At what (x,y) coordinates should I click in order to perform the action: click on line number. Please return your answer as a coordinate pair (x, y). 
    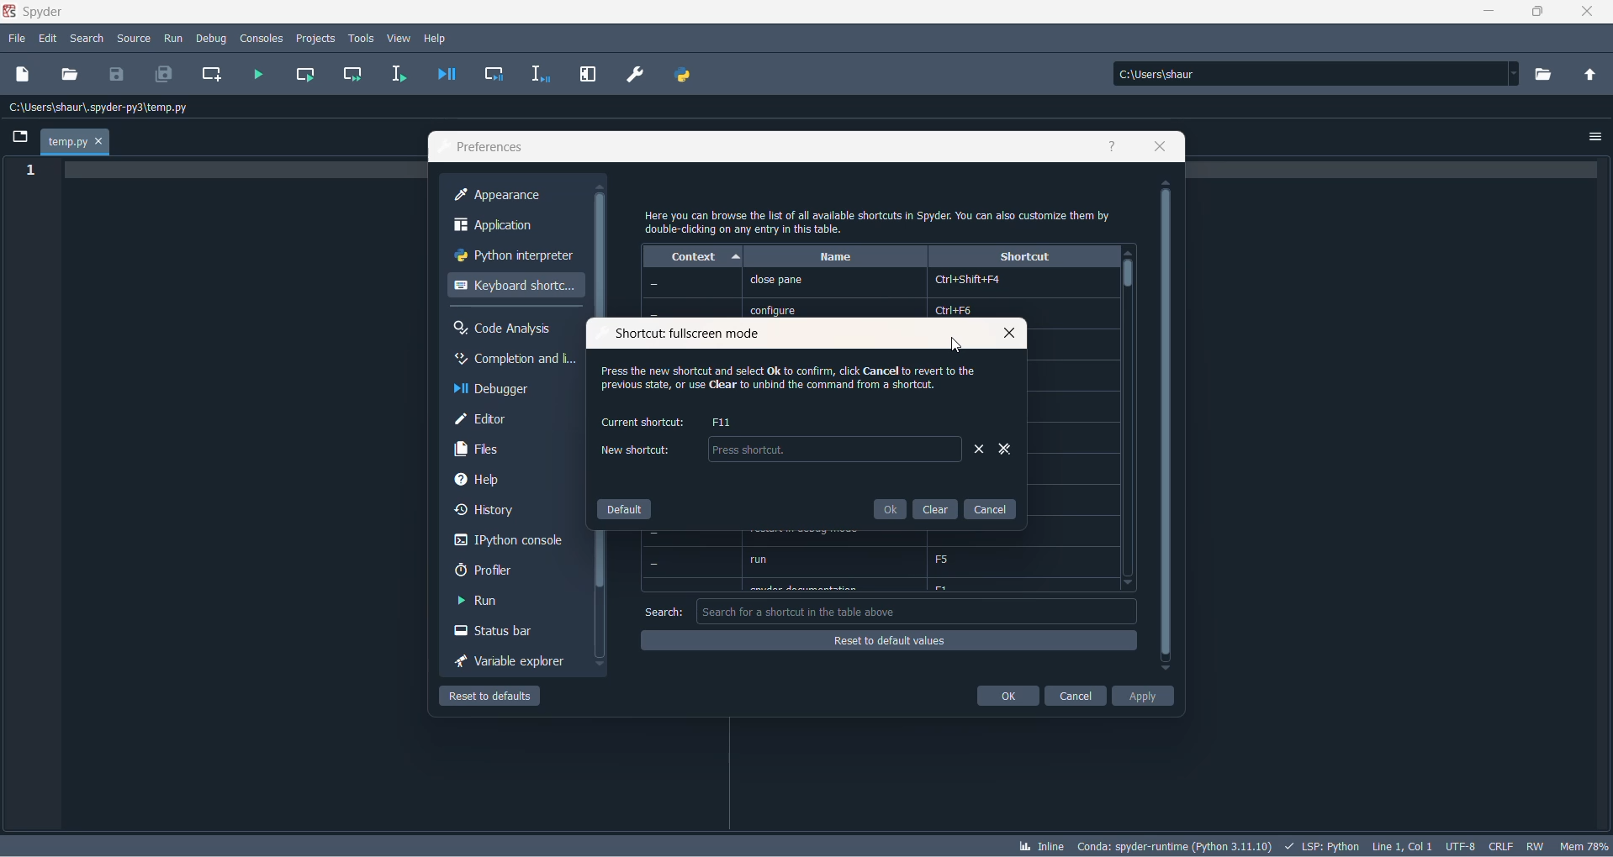
    Looking at the image, I should click on (34, 171).